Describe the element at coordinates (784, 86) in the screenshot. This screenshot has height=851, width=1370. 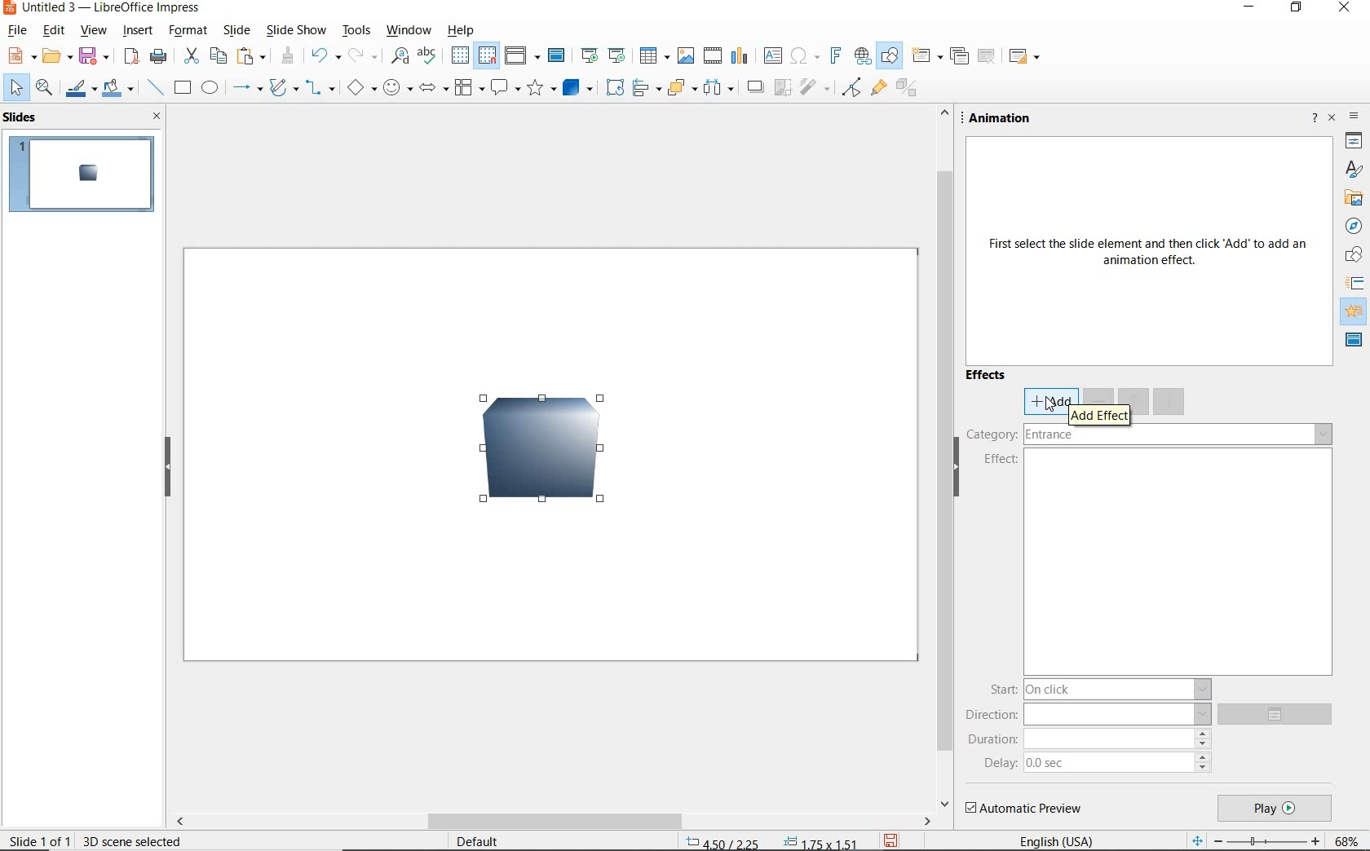
I see `crop image` at that location.